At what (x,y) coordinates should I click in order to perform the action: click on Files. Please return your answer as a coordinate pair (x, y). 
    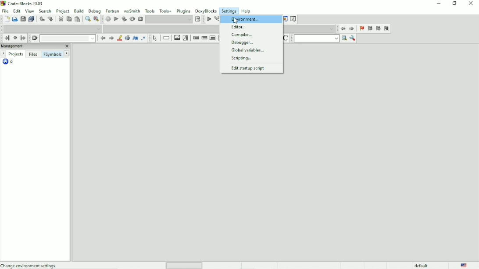
    Looking at the image, I should click on (34, 54).